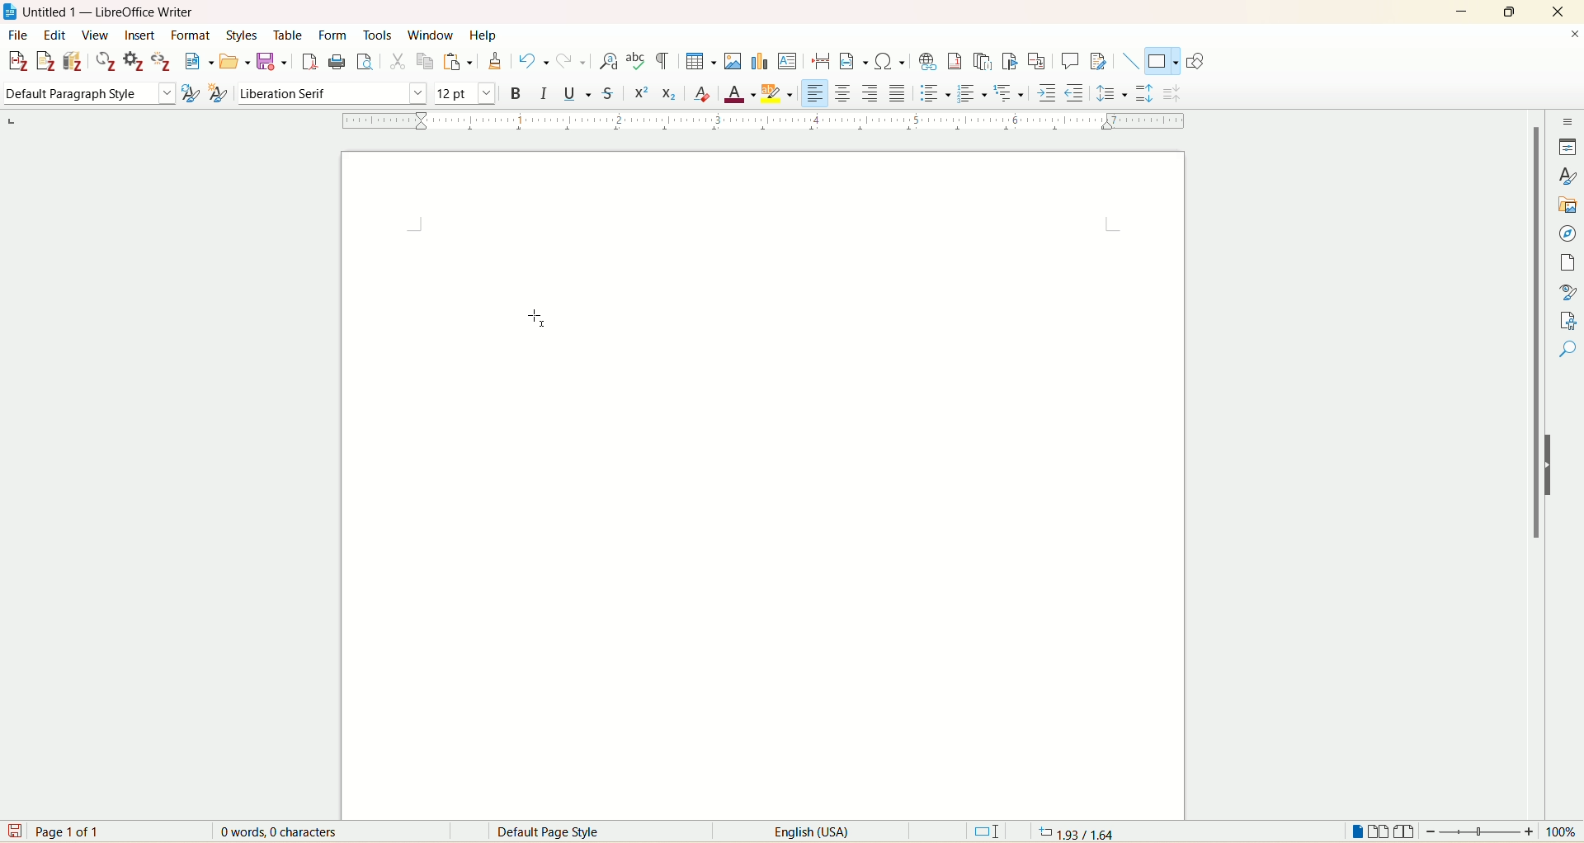 The height and width of the screenshot is (843, 1584). What do you see at coordinates (1480, 831) in the screenshot?
I see `zoom bar` at bounding box center [1480, 831].